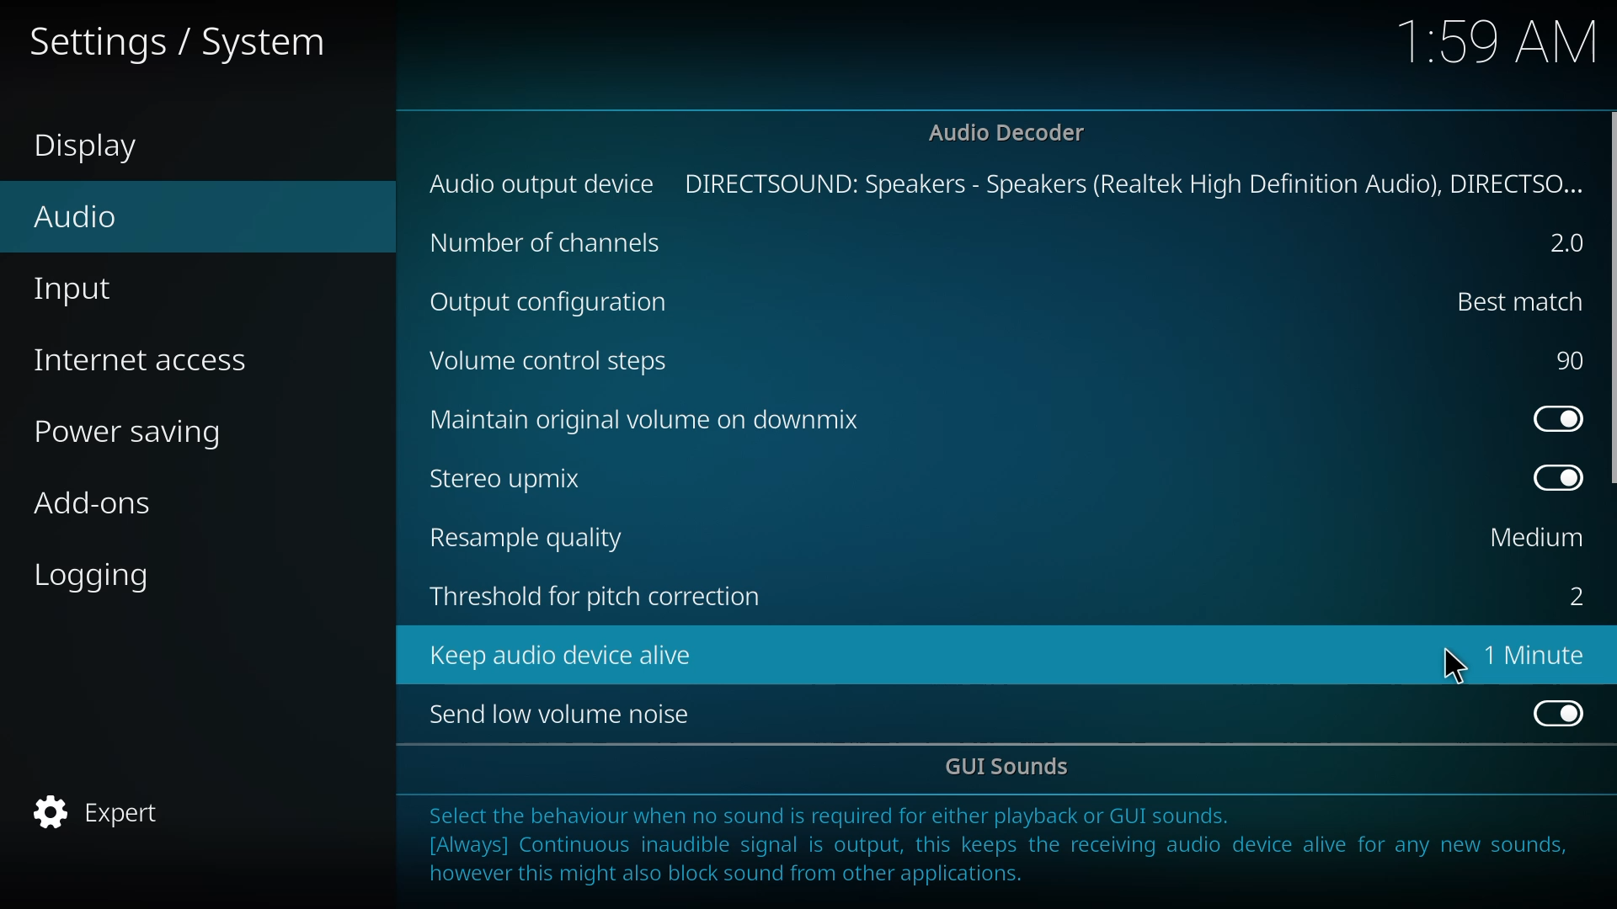  I want to click on output configuration, so click(554, 302).